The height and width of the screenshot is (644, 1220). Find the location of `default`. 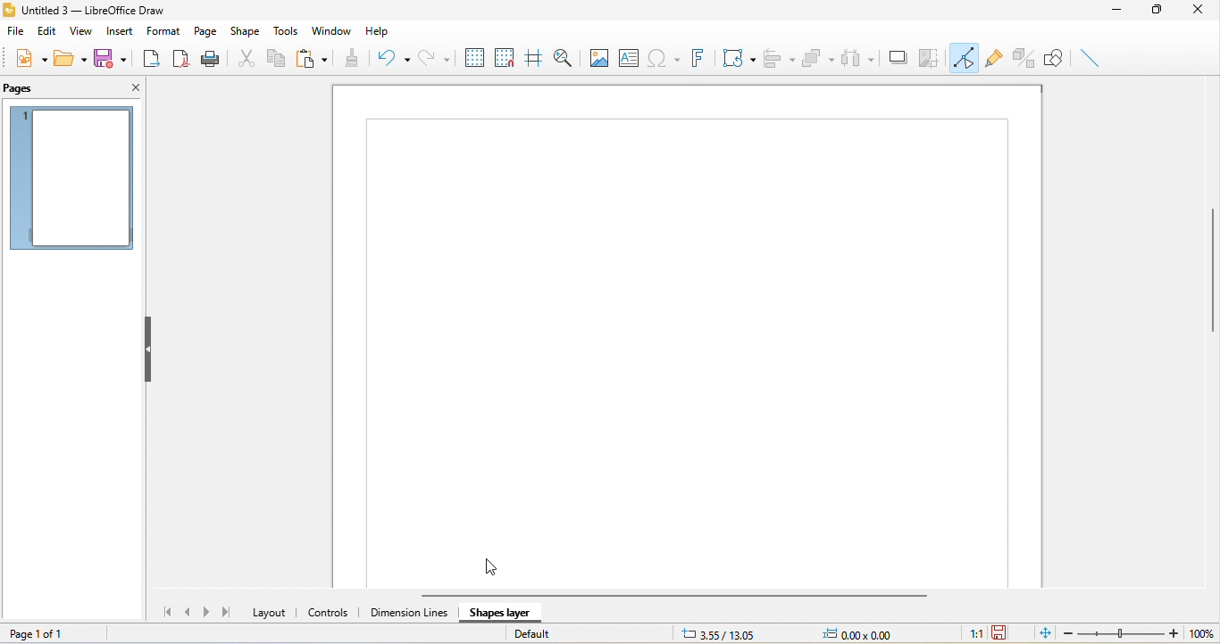

default is located at coordinates (556, 633).